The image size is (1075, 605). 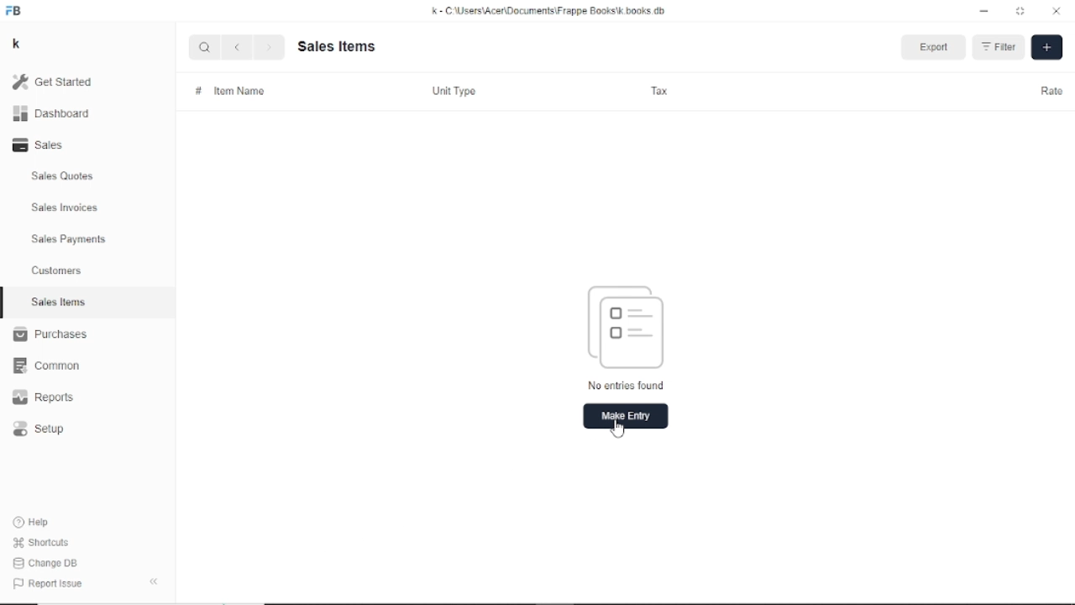 What do you see at coordinates (65, 208) in the screenshot?
I see `Sales Invoices` at bounding box center [65, 208].